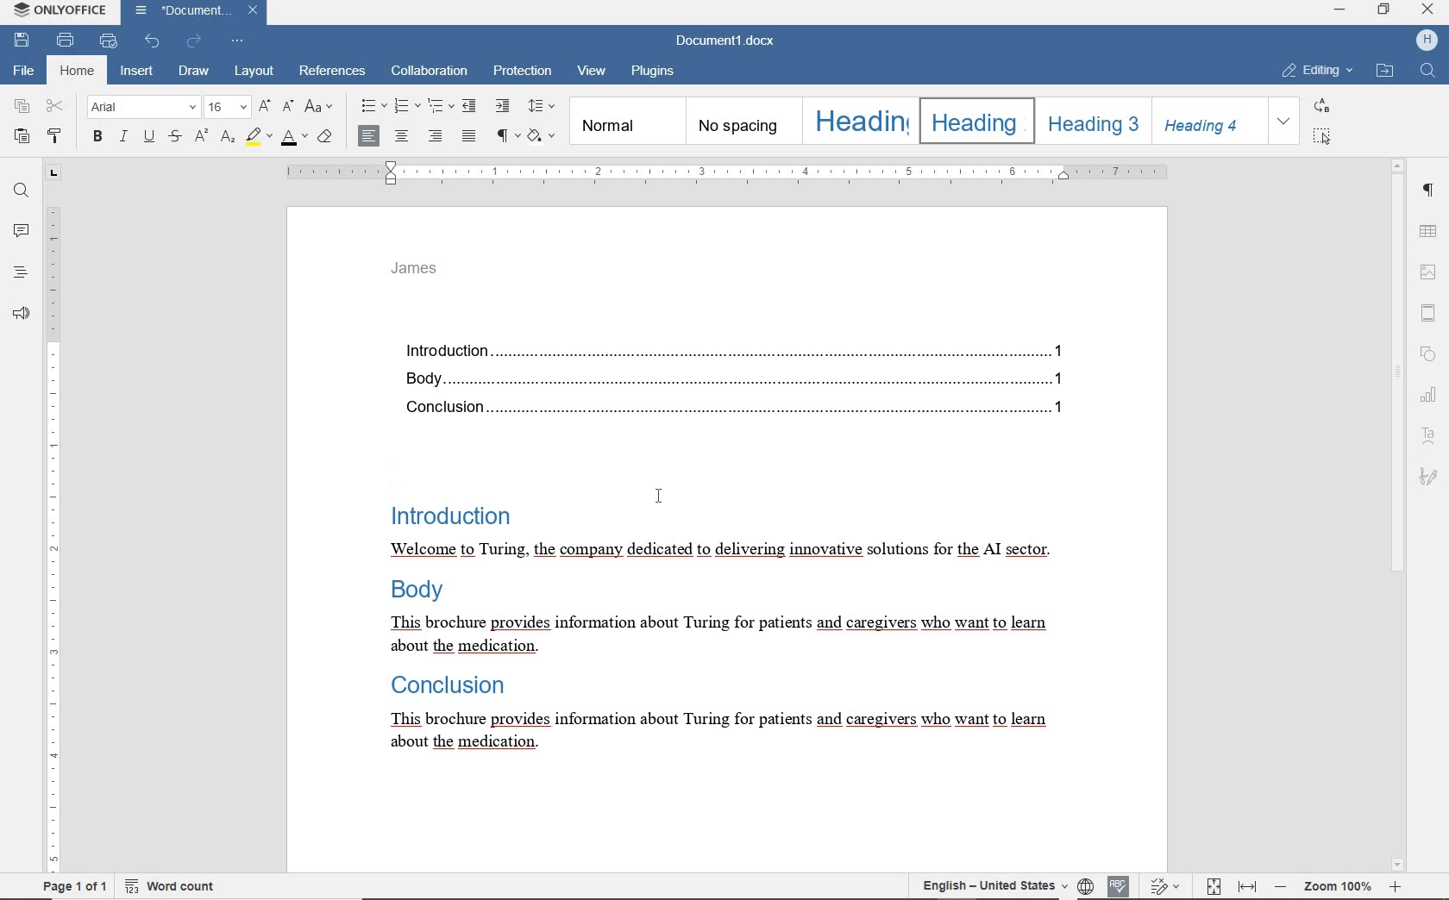  I want to click on OPEN FILE LOCATION, so click(1384, 72).